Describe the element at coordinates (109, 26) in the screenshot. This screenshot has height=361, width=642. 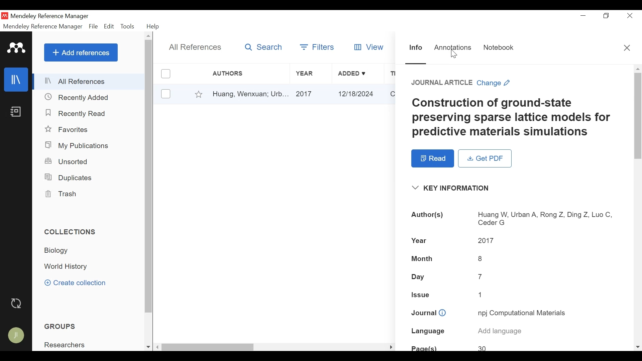
I see `Edit` at that location.